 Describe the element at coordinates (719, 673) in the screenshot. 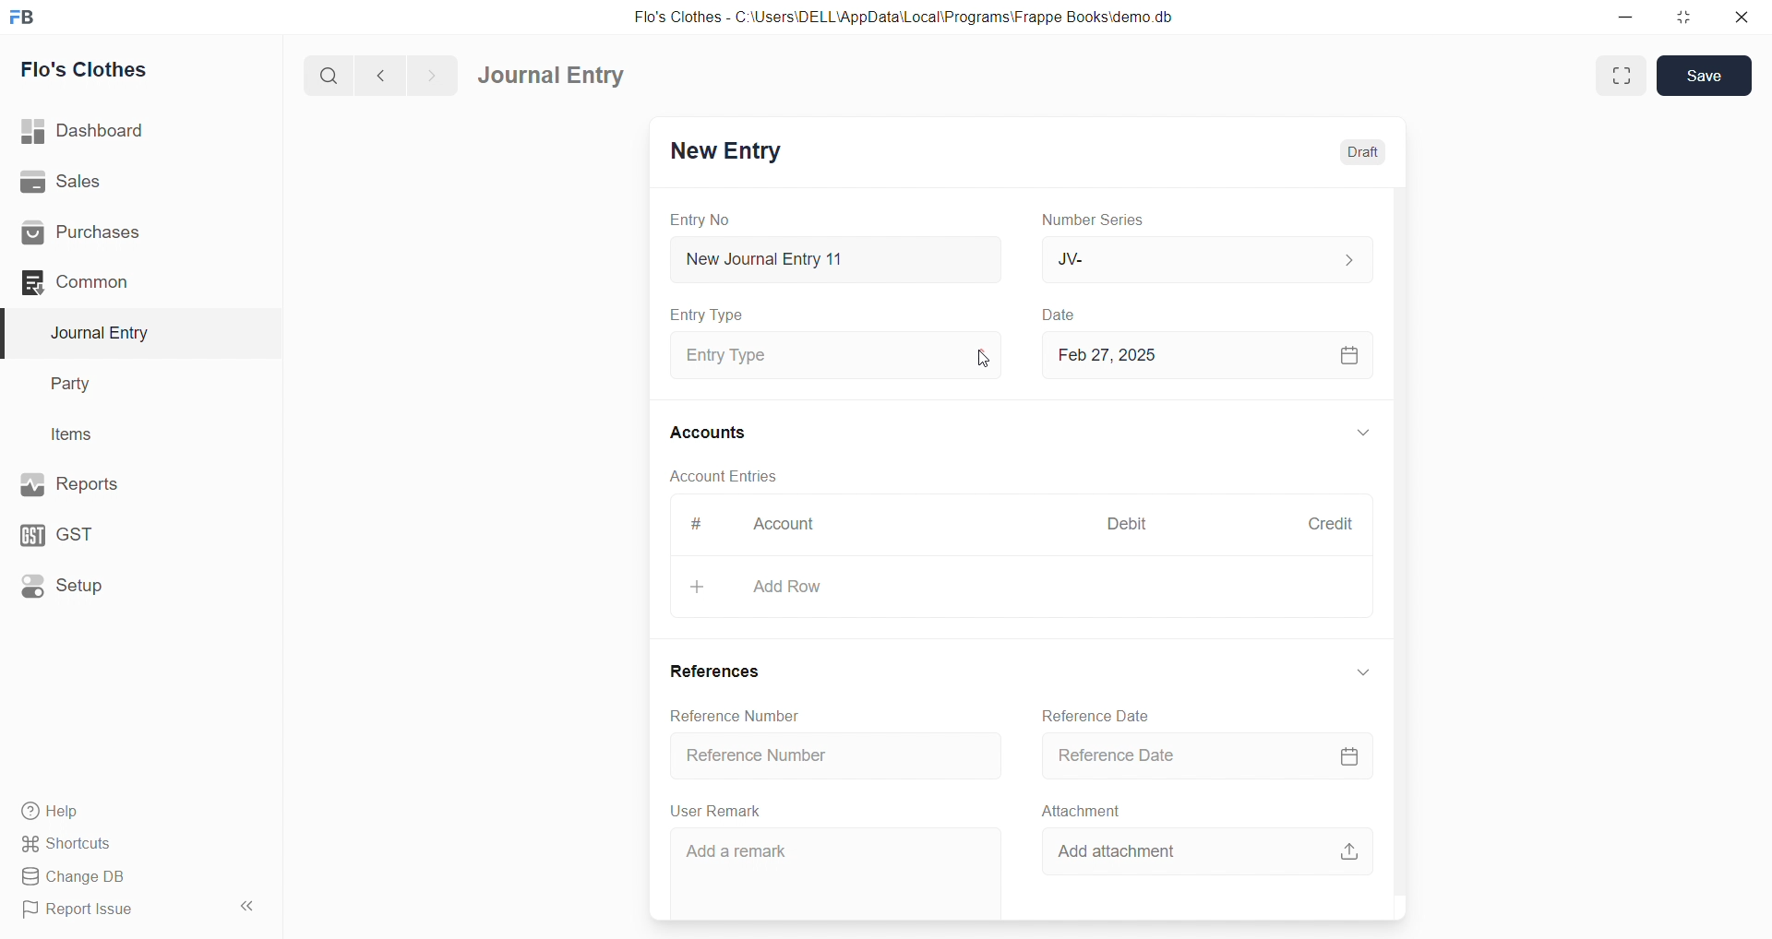

I see `References` at that location.